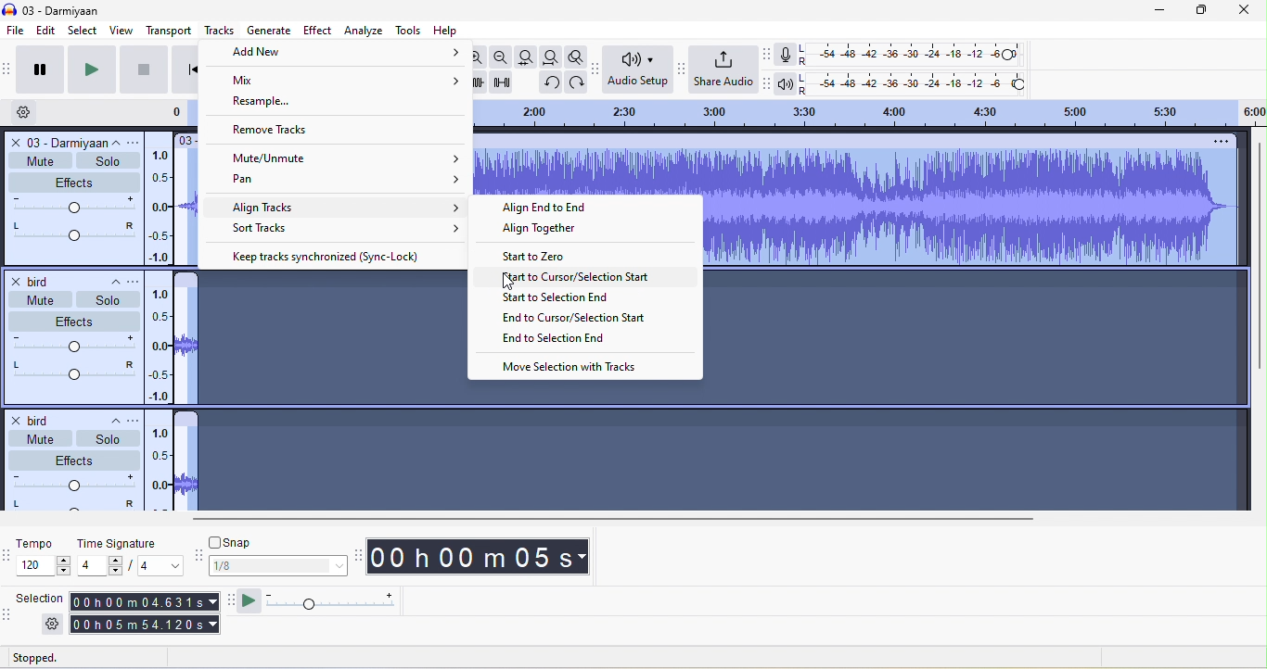 Image resolution: width=1267 pixels, height=669 pixels. What do you see at coordinates (72, 233) in the screenshot?
I see `pan: center` at bounding box center [72, 233].